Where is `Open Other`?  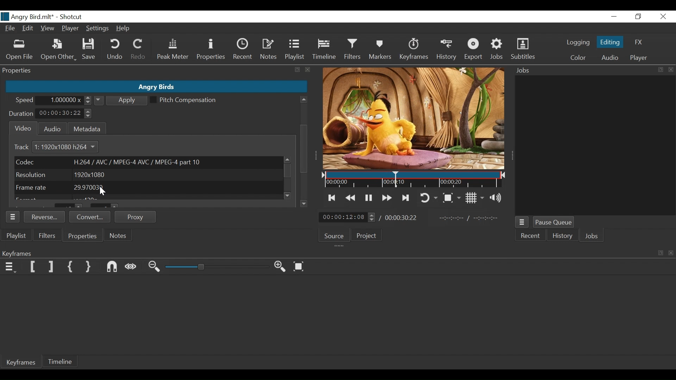 Open Other is located at coordinates (58, 50).